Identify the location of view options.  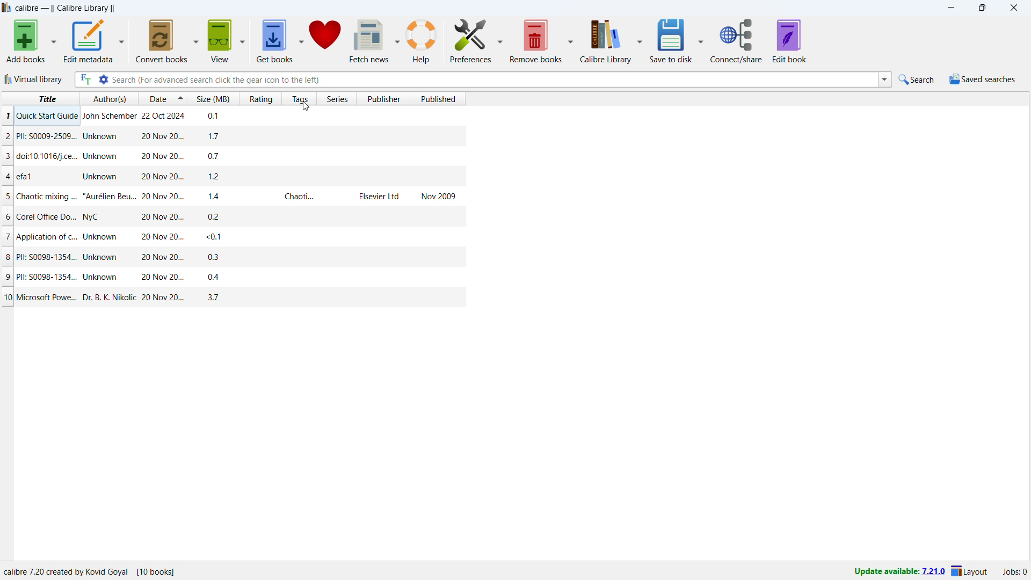
(242, 40).